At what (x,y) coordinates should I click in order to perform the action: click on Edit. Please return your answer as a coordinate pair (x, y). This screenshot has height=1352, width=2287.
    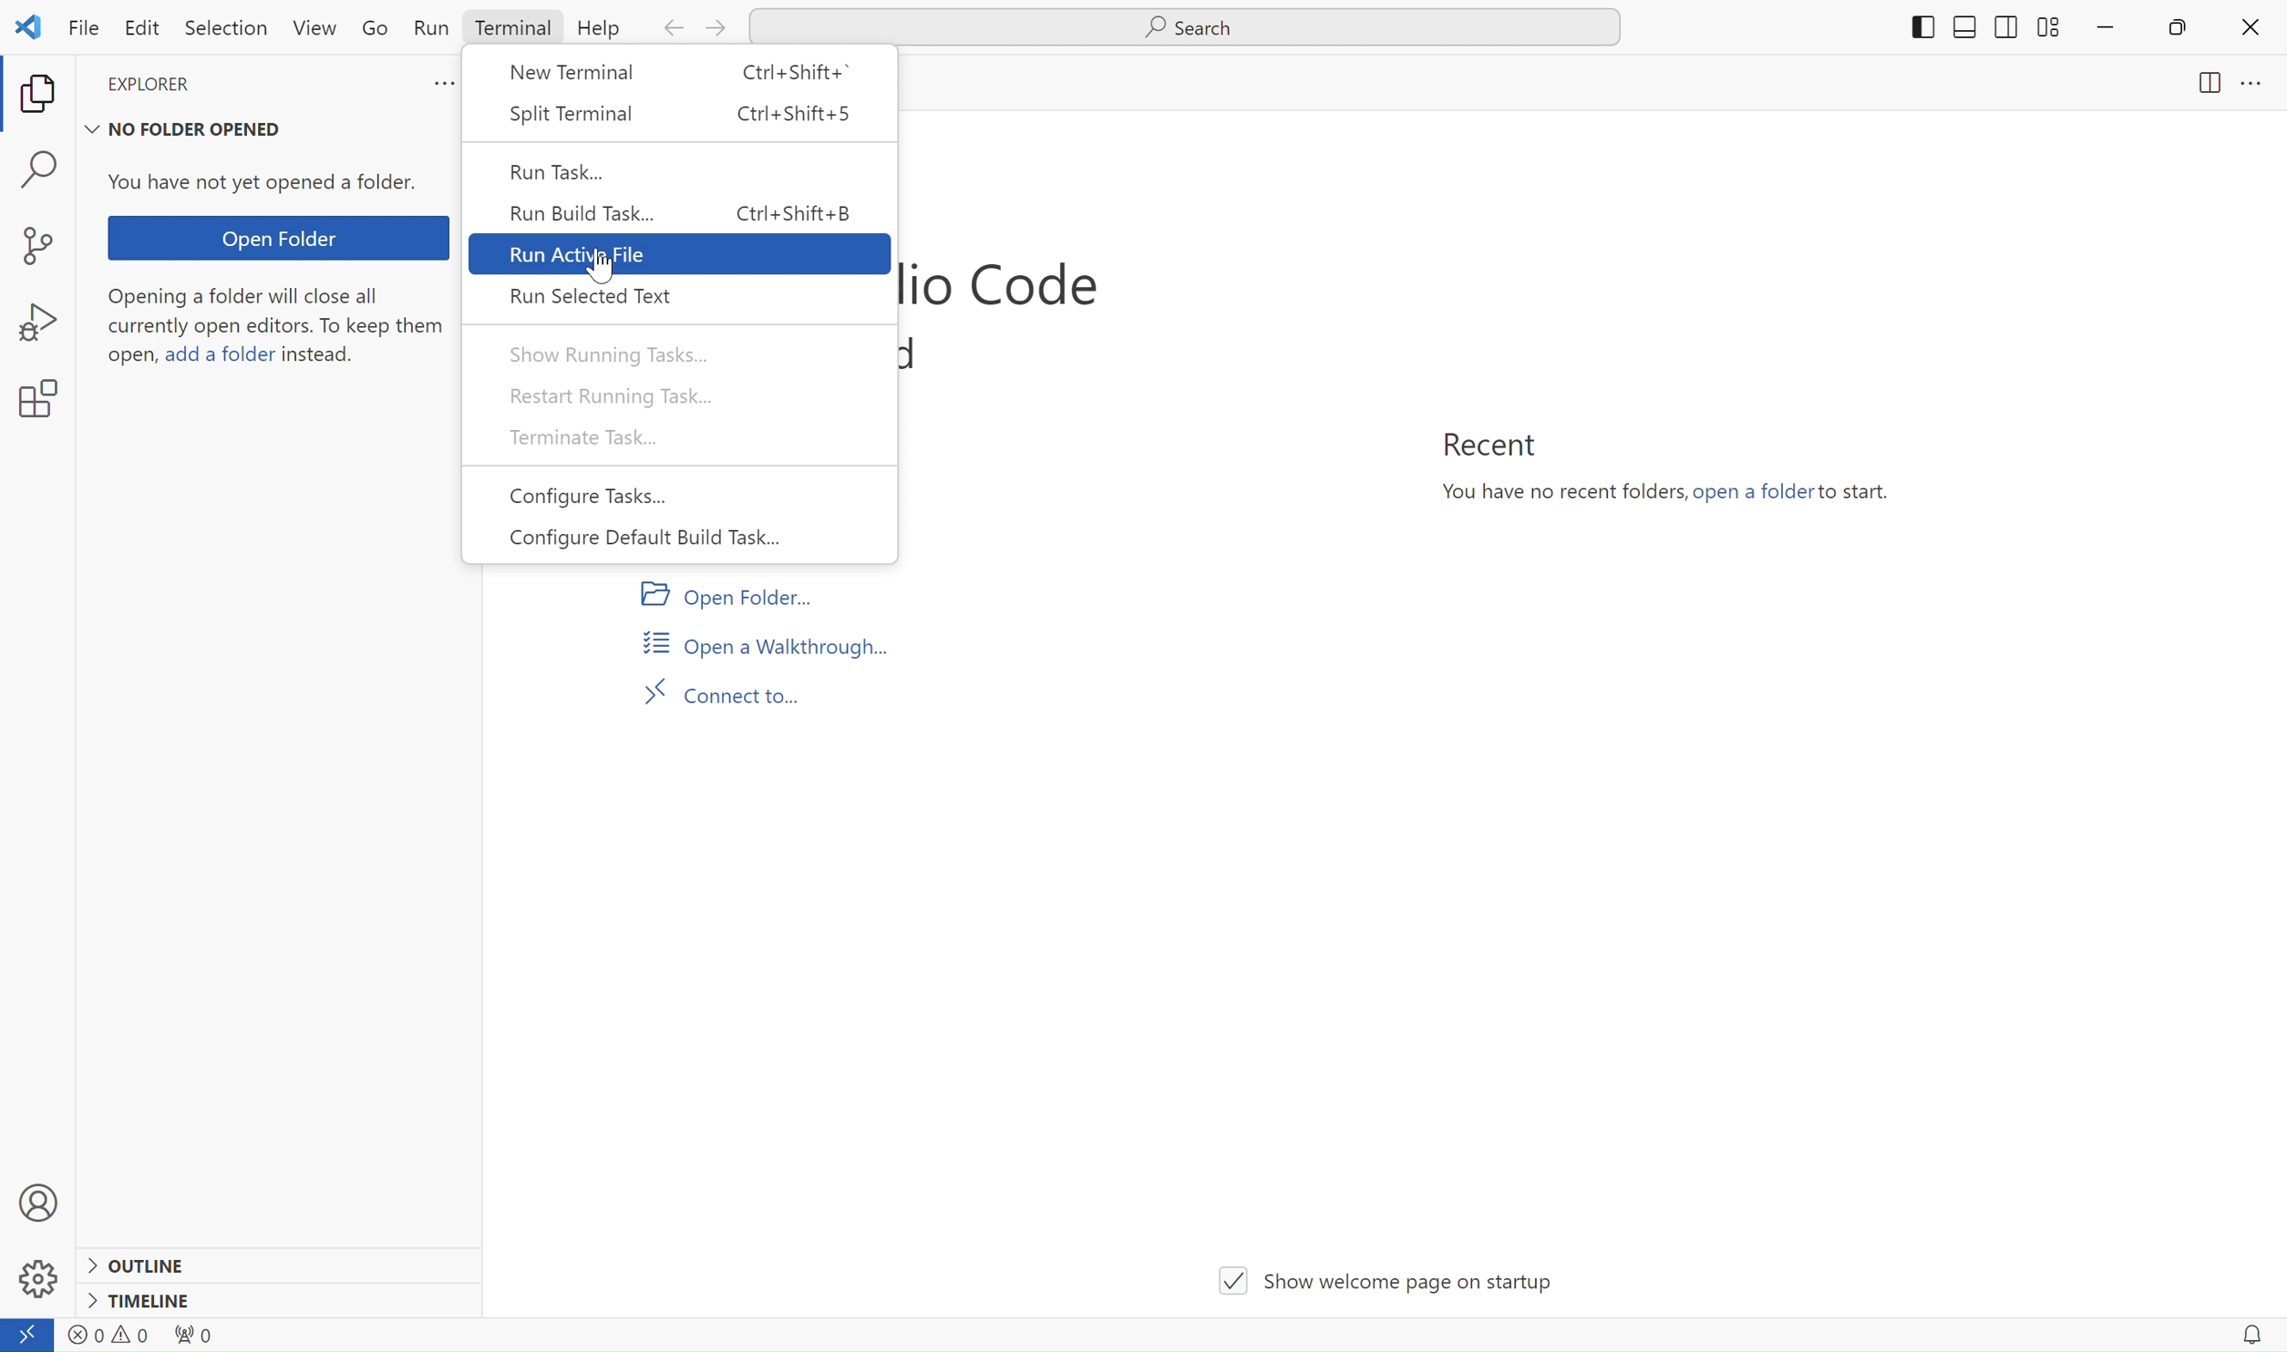
    Looking at the image, I should click on (144, 29).